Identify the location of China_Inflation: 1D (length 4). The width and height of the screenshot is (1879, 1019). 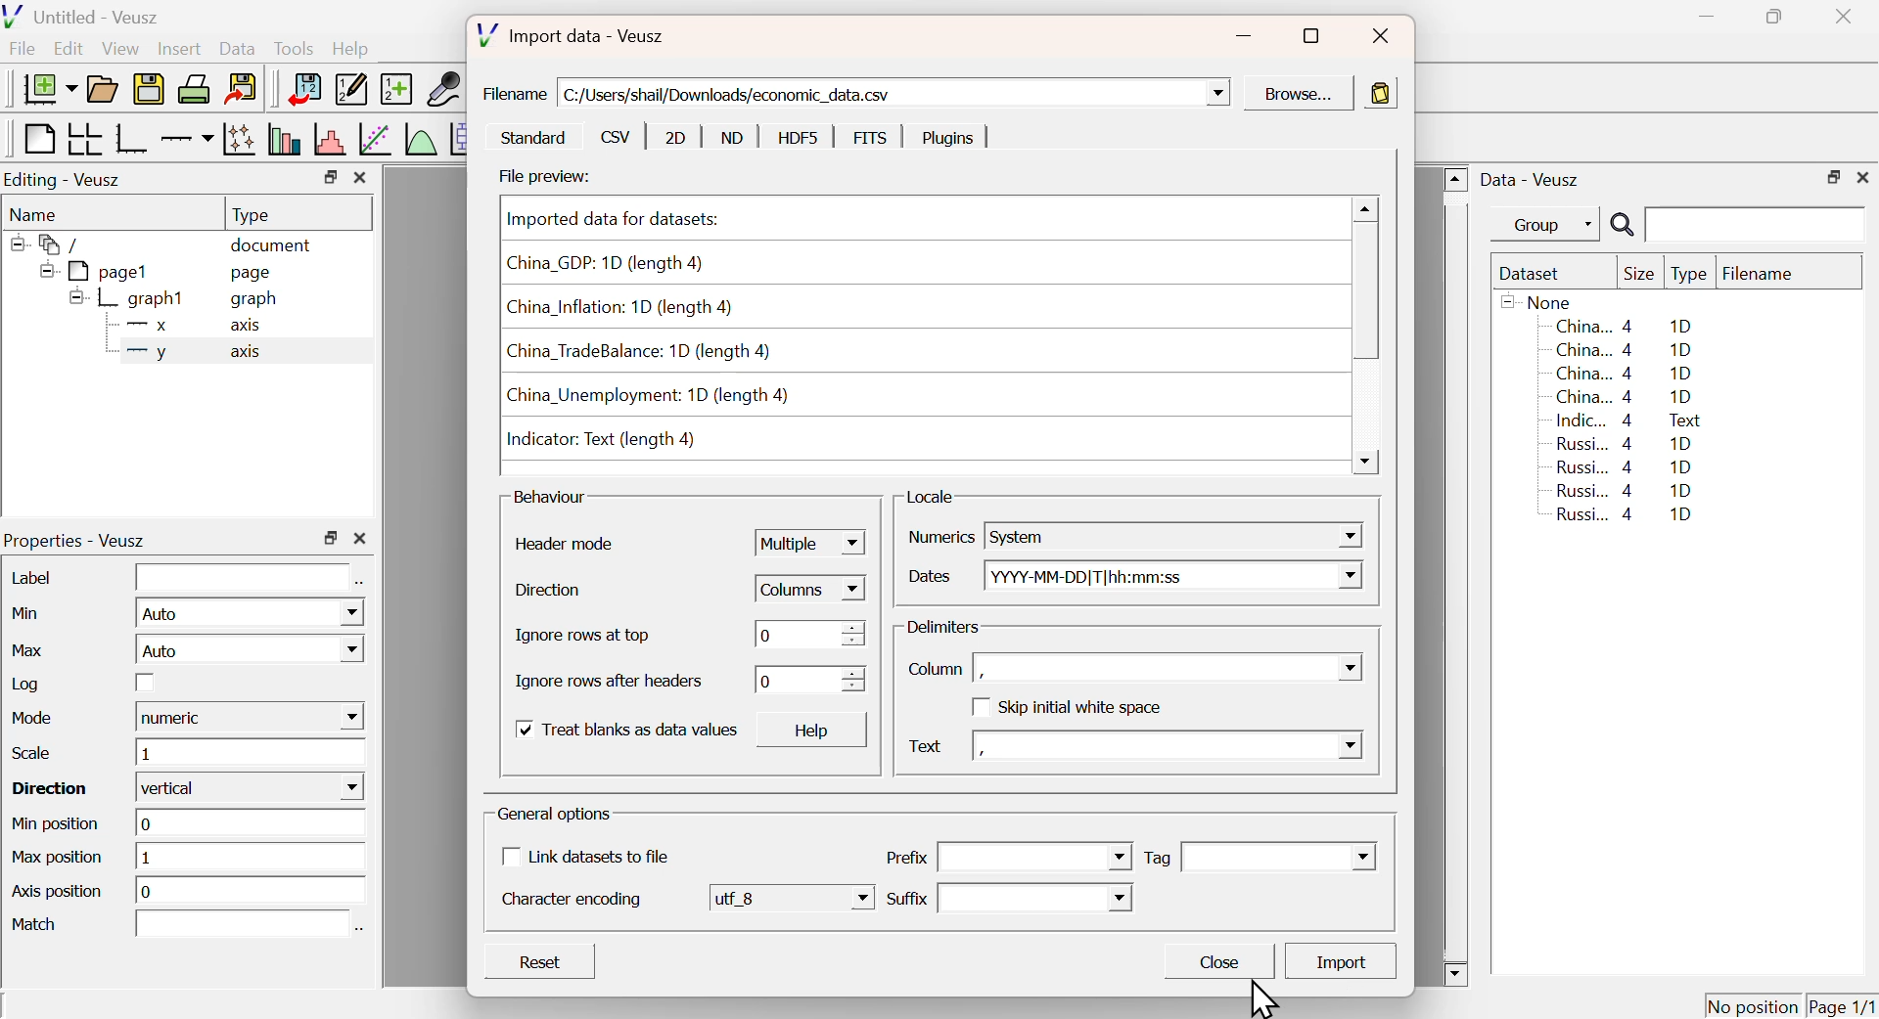
(623, 307).